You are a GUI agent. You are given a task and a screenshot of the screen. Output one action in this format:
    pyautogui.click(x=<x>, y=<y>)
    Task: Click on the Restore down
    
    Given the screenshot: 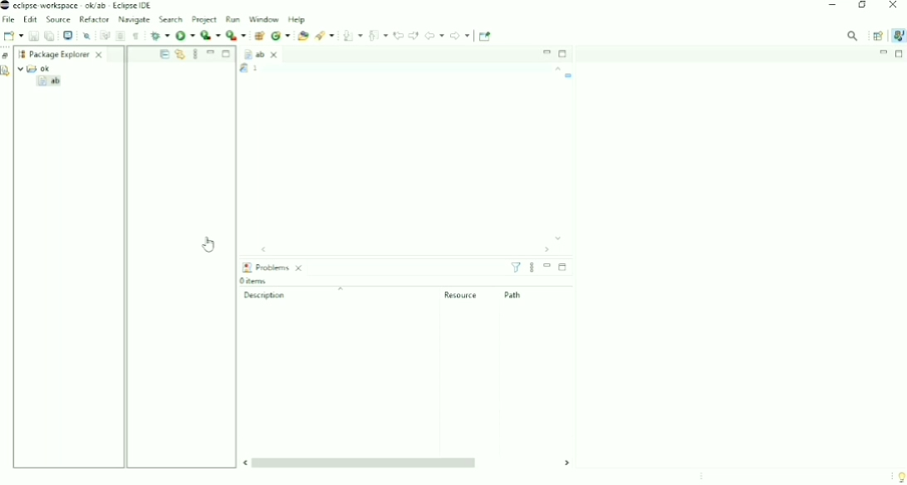 What is the action you would take?
    pyautogui.click(x=861, y=6)
    